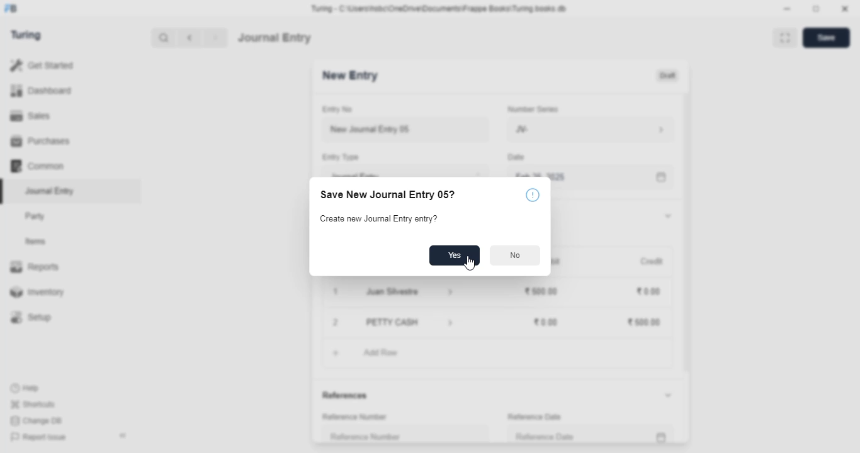  I want to click on new journal entry 05, so click(406, 130).